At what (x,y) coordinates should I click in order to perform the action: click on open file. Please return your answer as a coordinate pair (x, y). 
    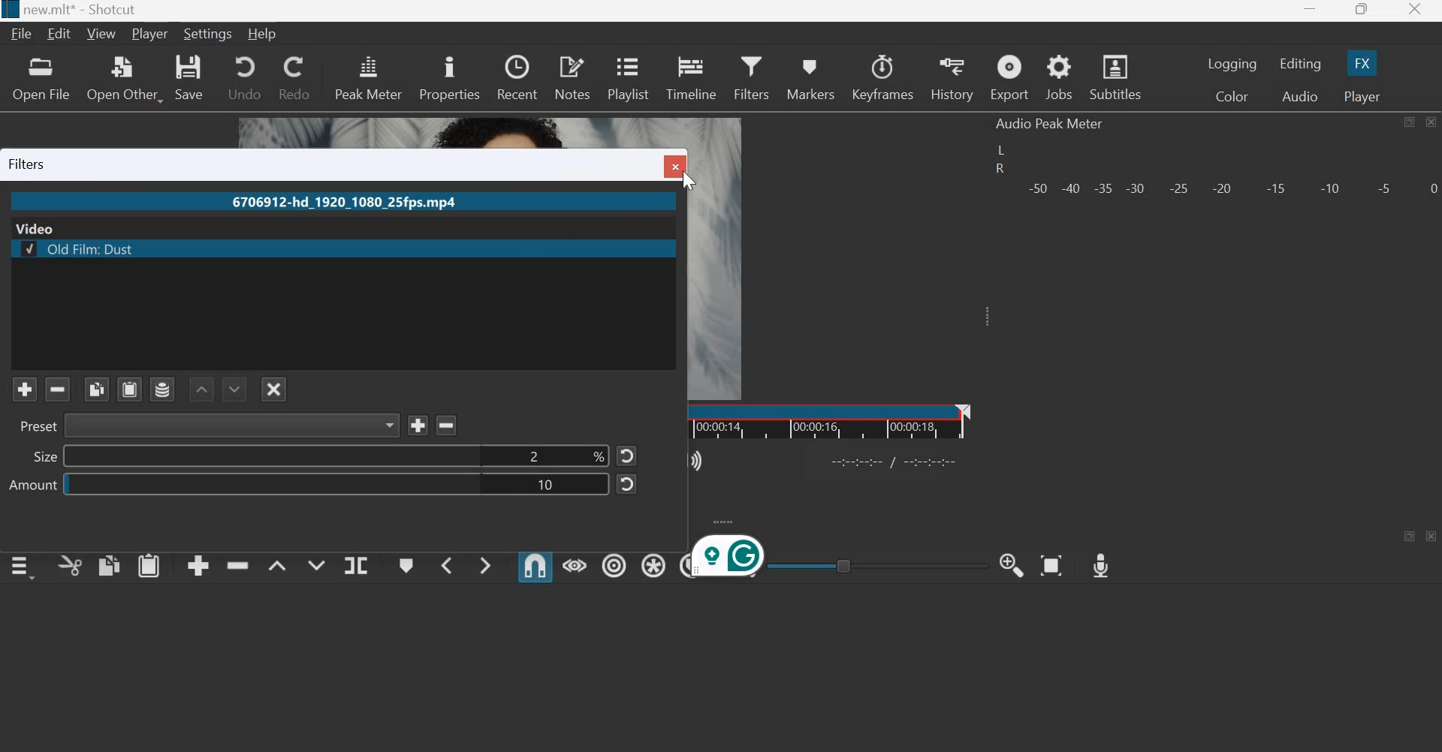
    Looking at the image, I should click on (40, 78).